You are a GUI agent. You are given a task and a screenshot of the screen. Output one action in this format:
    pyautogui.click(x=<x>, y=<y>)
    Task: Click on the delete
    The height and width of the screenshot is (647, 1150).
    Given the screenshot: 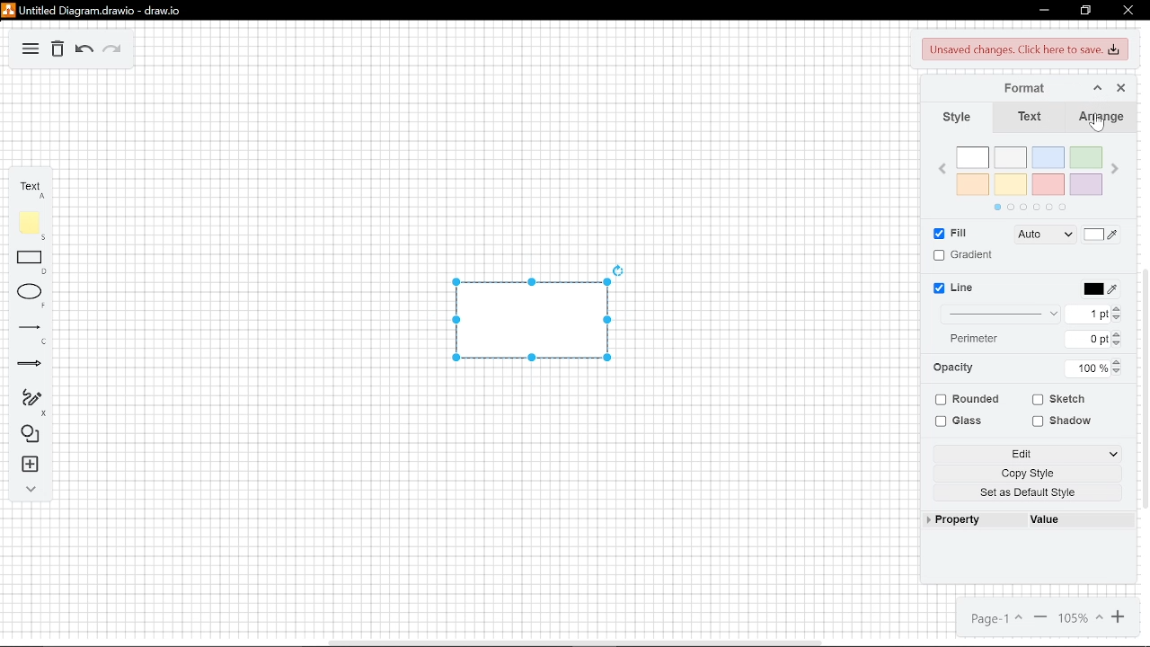 What is the action you would take?
    pyautogui.click(x=58, y=52)
    